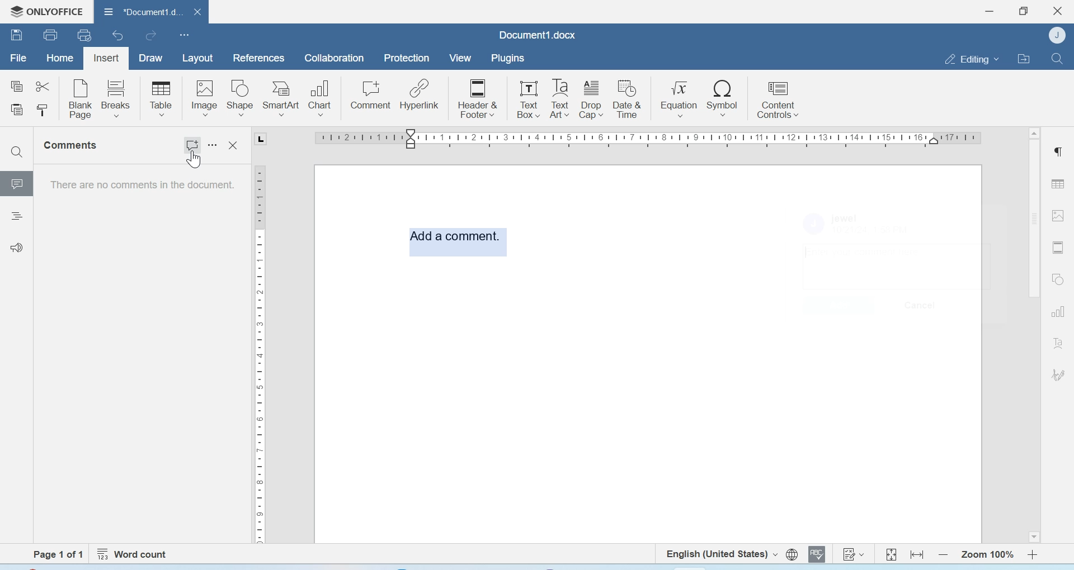 The image size is (1074, 570). What do you see at coordinates (1034, 334) in the screenshot?
I see `Scrollbar` at bounding box center [1034, 334].